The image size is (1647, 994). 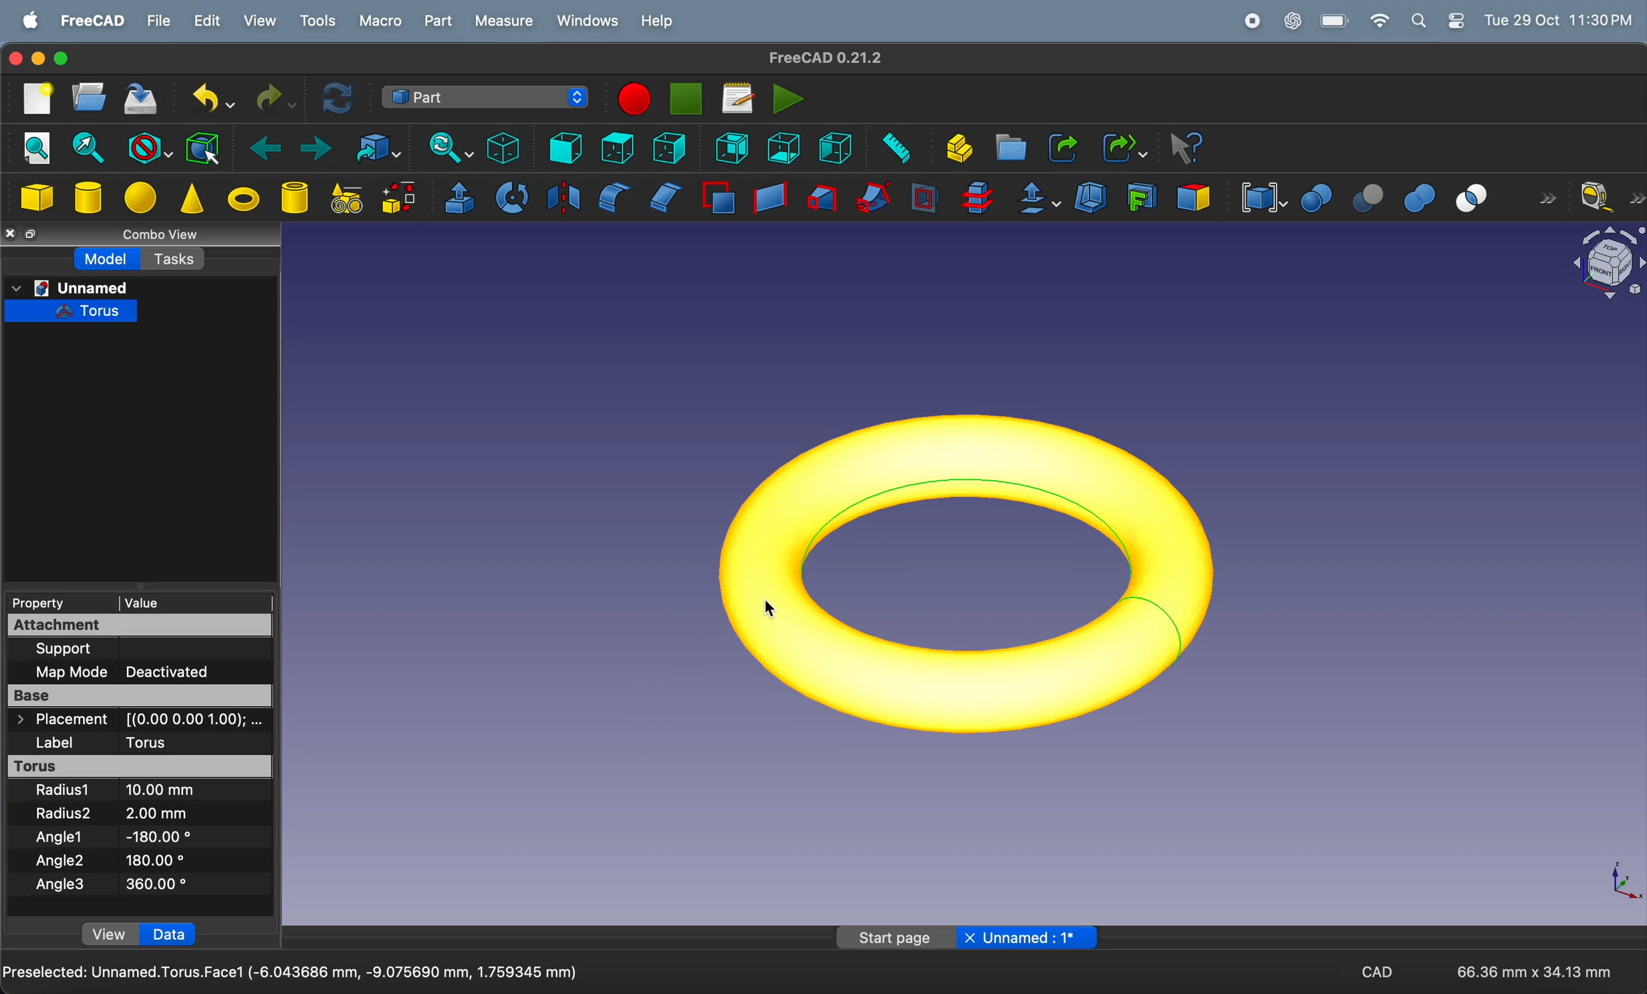 What do you see at coordinates (140, 198) in the screenshot?
I see `sphere` at bounding box center [140, 198].